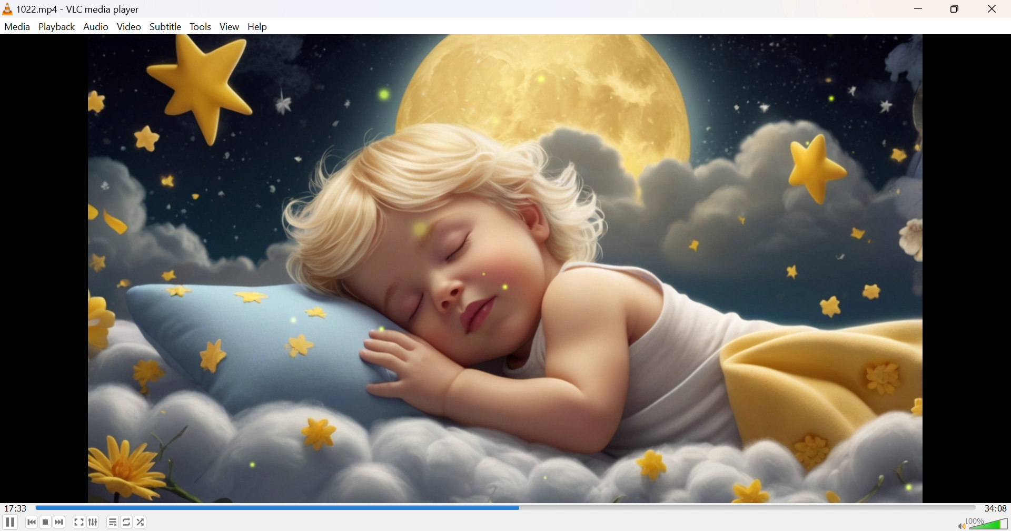 This screenshot has width=1011, height=531. I want to click on Toggle playlist, so click(112, 522).